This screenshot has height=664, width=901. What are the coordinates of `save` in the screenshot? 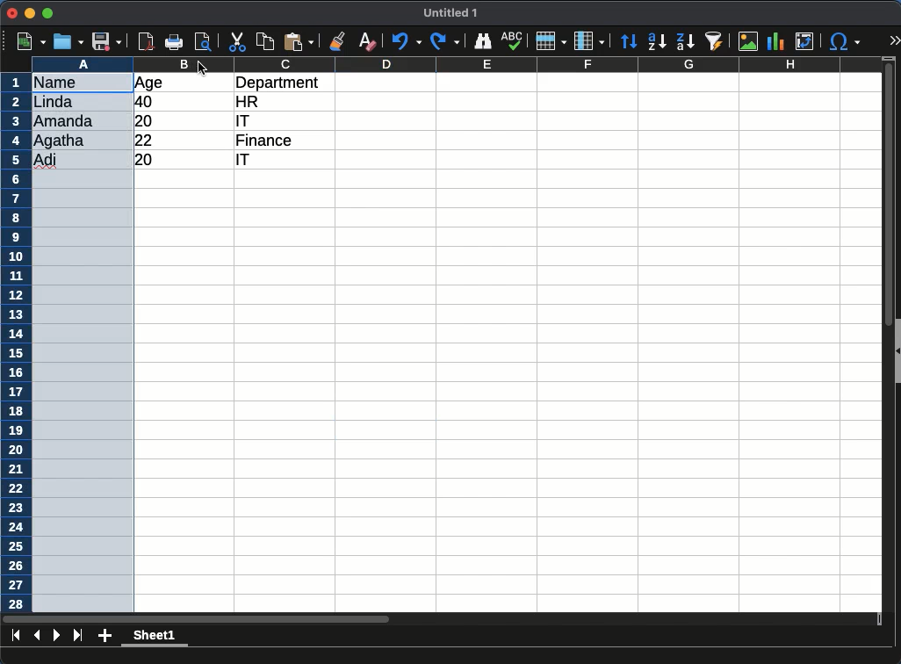 It's located at (107, 41).